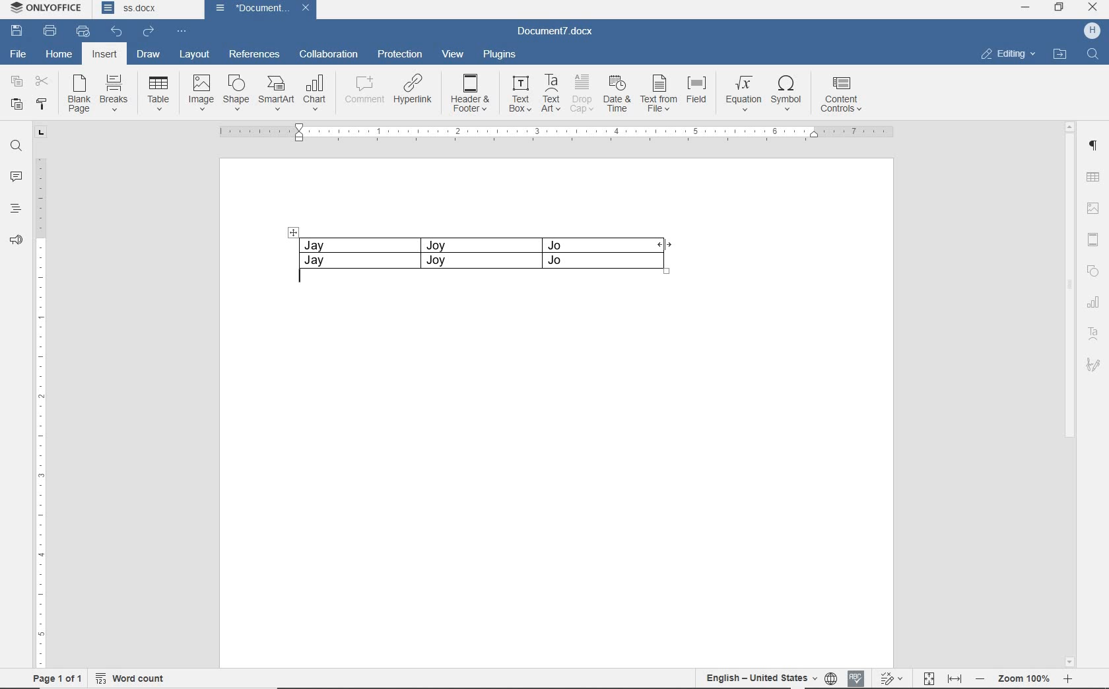 The image size is (1109, 689). I want to click on MINIMIZE, so click(1025, 7).